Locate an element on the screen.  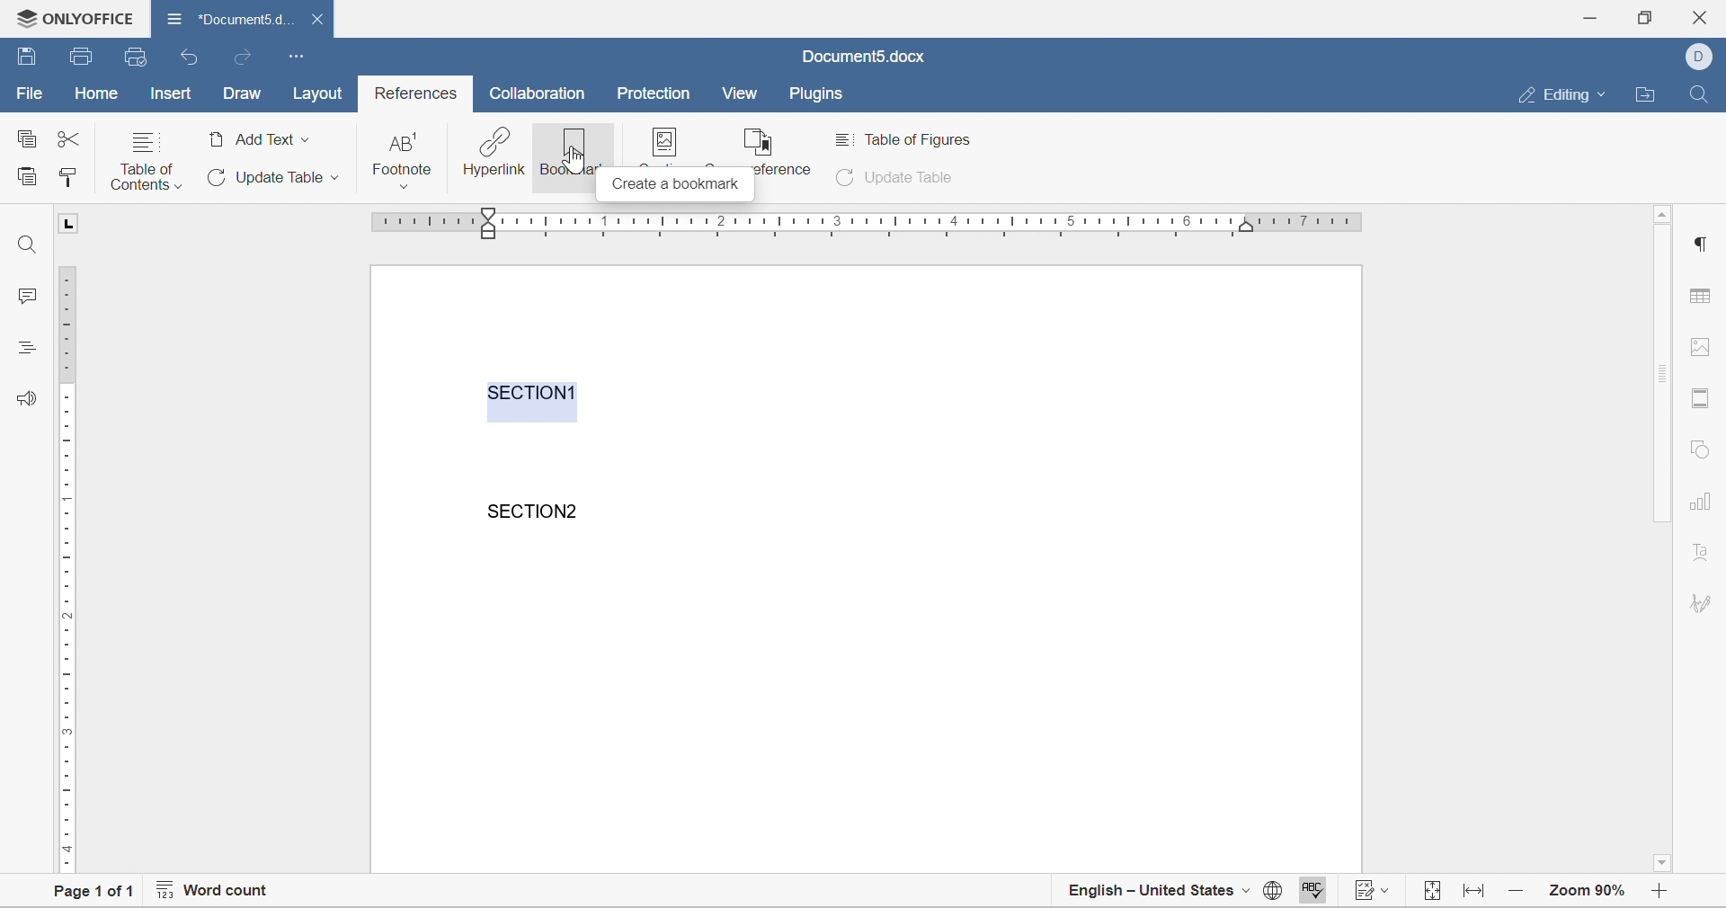
insert is located at coordinates (169, 93).